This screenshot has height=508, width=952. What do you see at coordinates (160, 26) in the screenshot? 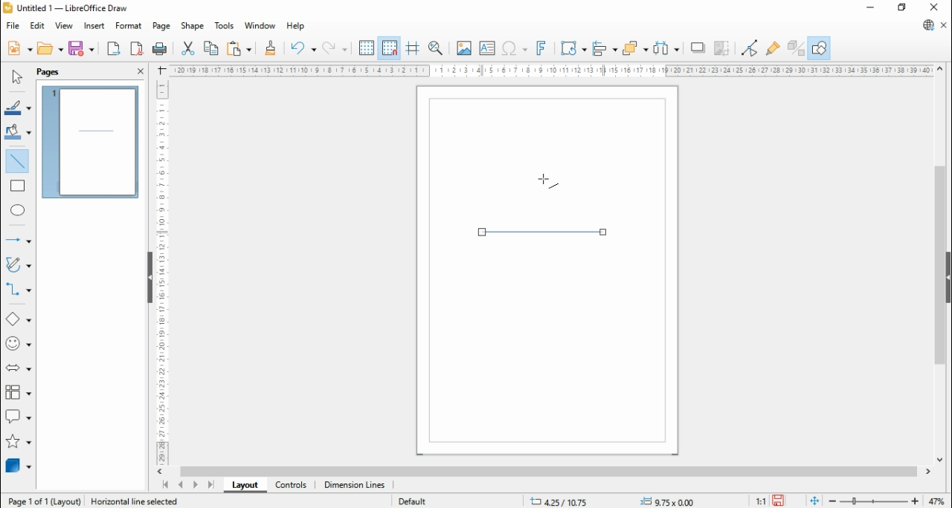
I see `page` at bounding box center [160, 26].